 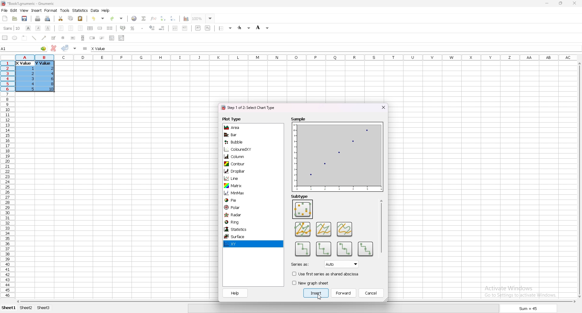 What do you see at coordinates (162, 28) in the screenshot?
I see `decrease decimals` at bounding box center [162, 28].